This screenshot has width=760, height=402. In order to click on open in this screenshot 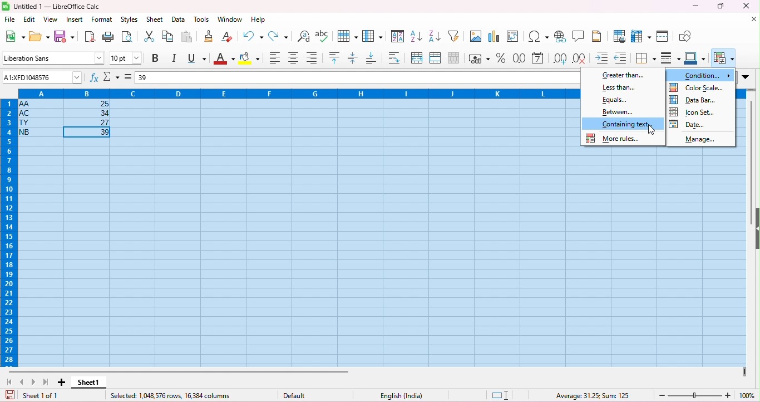, I will do `click(40, 36)`.